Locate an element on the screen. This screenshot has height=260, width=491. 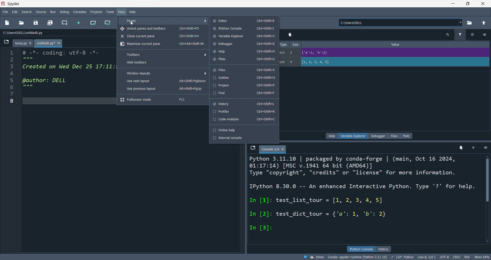
unlock panes and toolbars is located at coordinates (163, 29).